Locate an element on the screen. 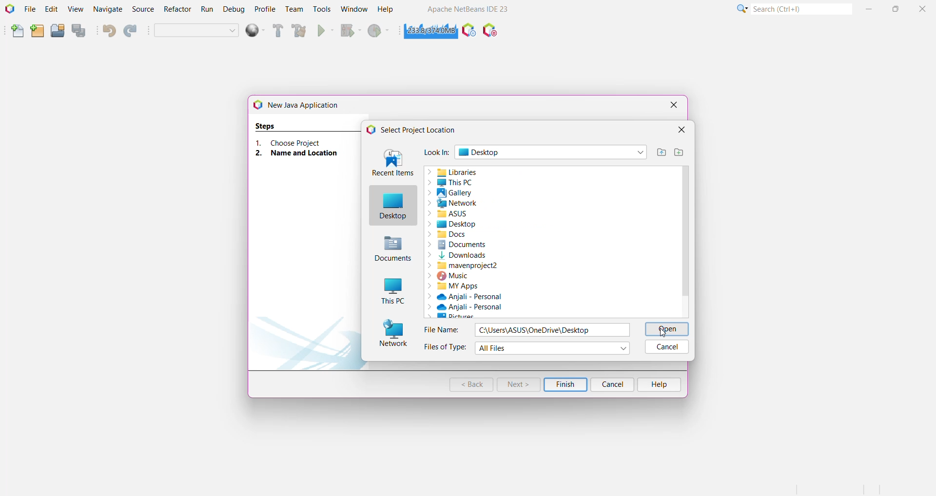 The width and height of the screenshot is (936, 496). Save All is located at coordinates (80, 31).